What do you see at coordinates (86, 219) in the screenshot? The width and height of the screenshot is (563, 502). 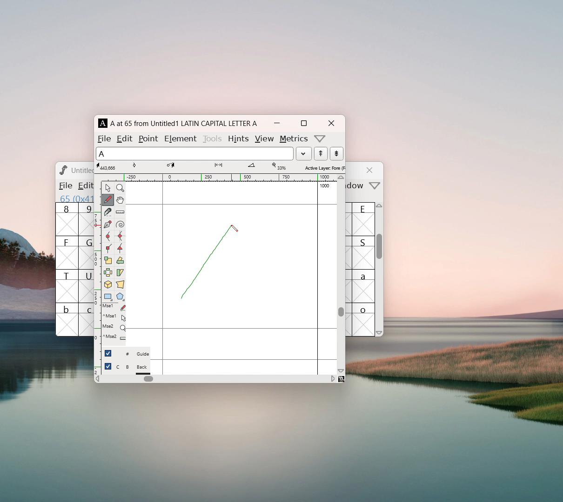 I see `9` at bounding box center [86, 219].